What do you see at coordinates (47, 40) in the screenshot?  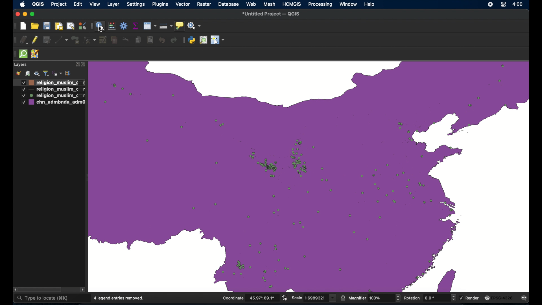 I see `save edits` at bounding box center [47, 40].